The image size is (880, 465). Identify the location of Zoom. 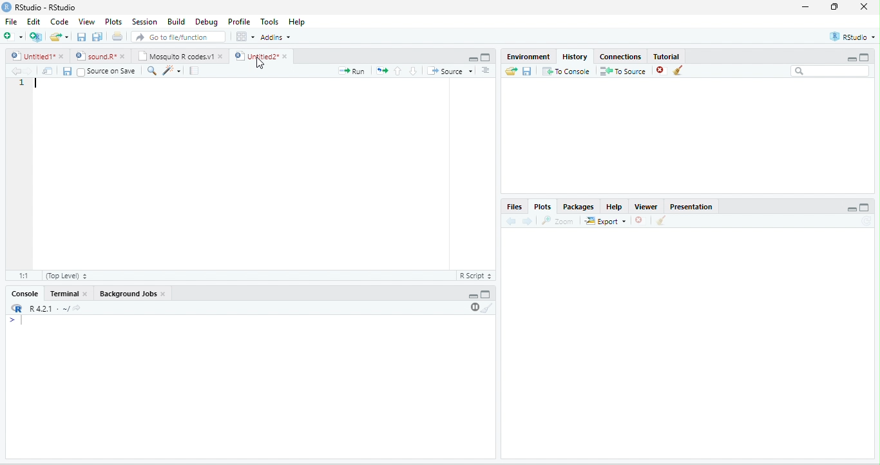
(557, 221).